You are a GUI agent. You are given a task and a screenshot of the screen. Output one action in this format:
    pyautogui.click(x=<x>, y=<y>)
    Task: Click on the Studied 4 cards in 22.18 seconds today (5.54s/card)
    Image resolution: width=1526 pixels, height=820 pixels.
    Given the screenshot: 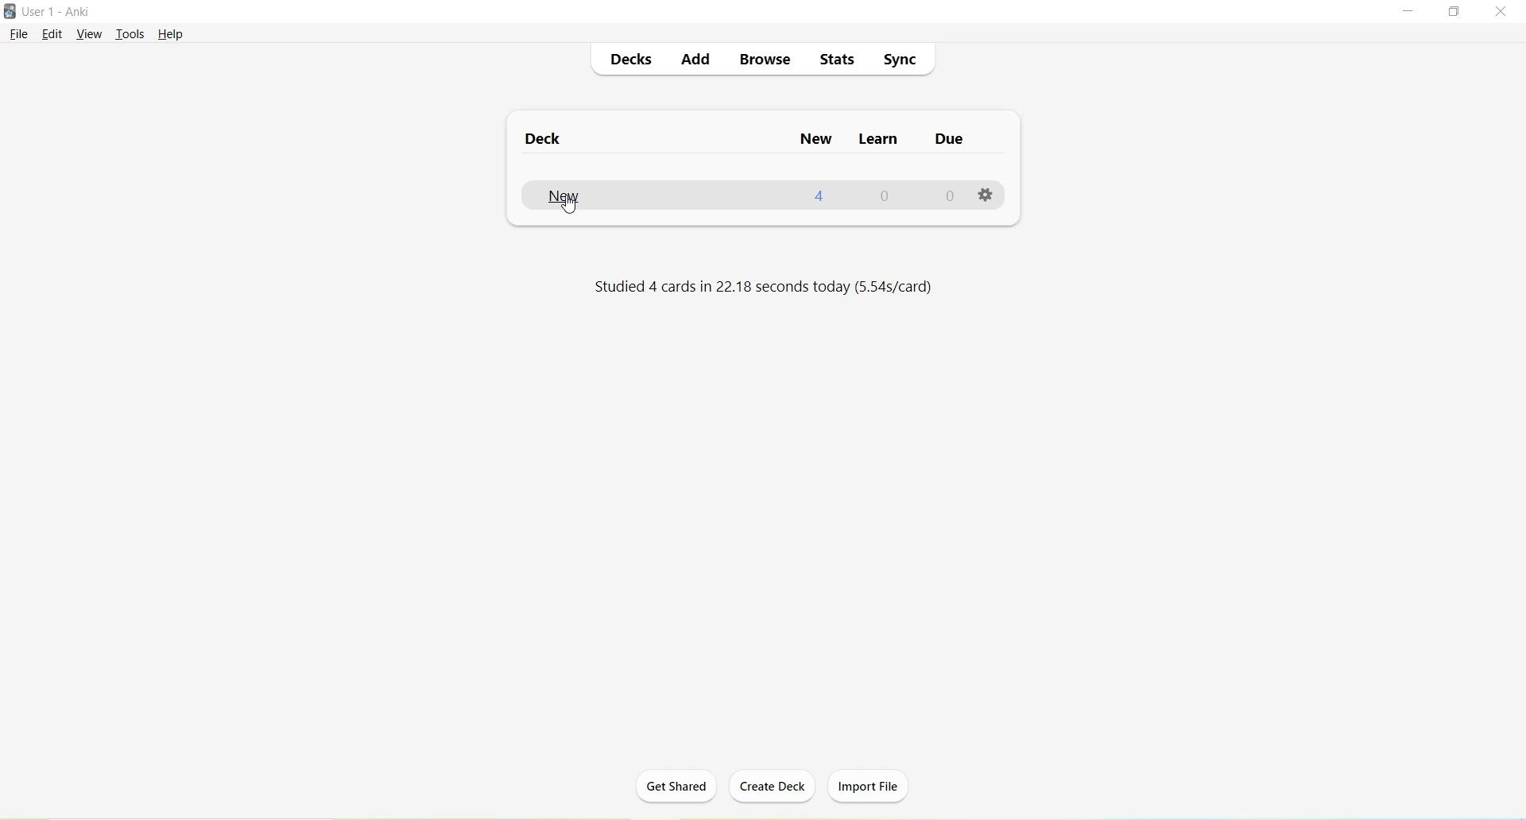 What is the action you would take?
    pyautogui.click(x=767, y=287)
    